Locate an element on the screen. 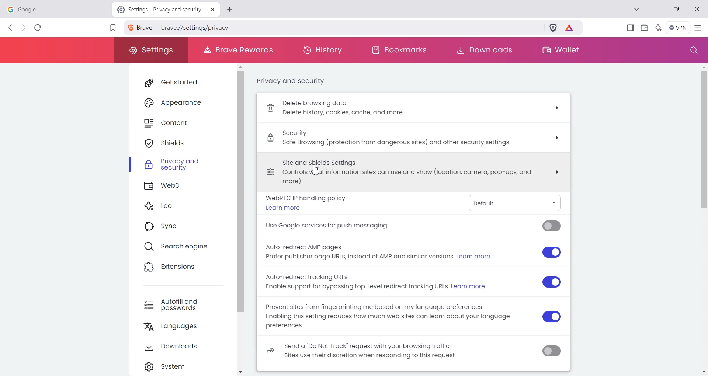  Settings is located at coordinates (150, 50).